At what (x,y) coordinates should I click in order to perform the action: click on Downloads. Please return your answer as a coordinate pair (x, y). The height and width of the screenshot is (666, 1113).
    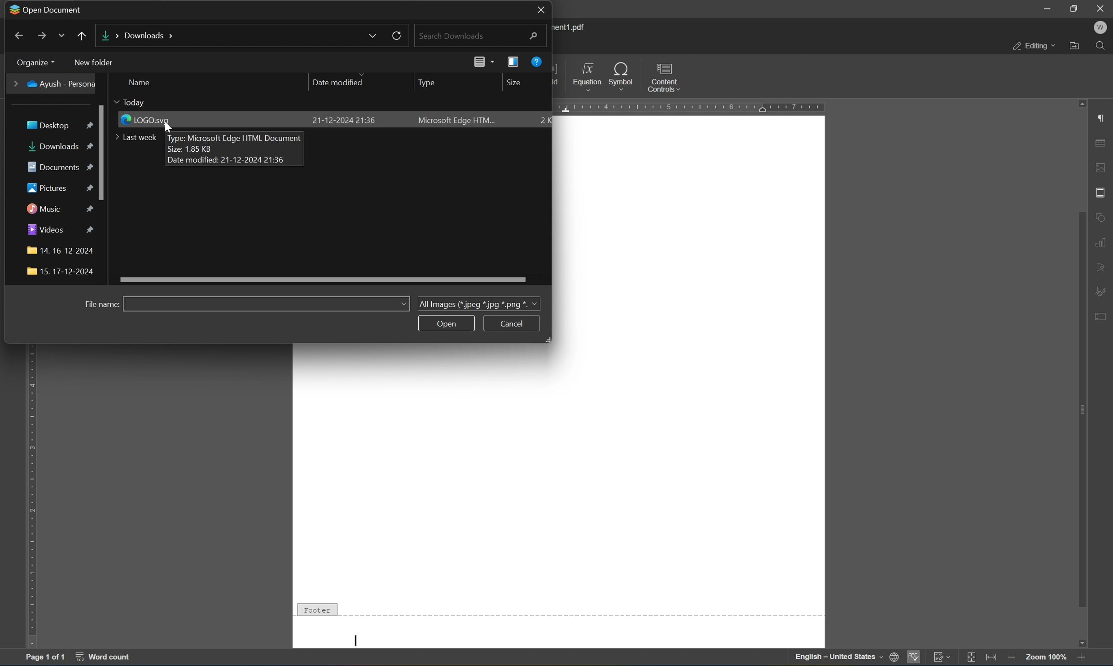
    Looking at the image, I should click on (149, 36).